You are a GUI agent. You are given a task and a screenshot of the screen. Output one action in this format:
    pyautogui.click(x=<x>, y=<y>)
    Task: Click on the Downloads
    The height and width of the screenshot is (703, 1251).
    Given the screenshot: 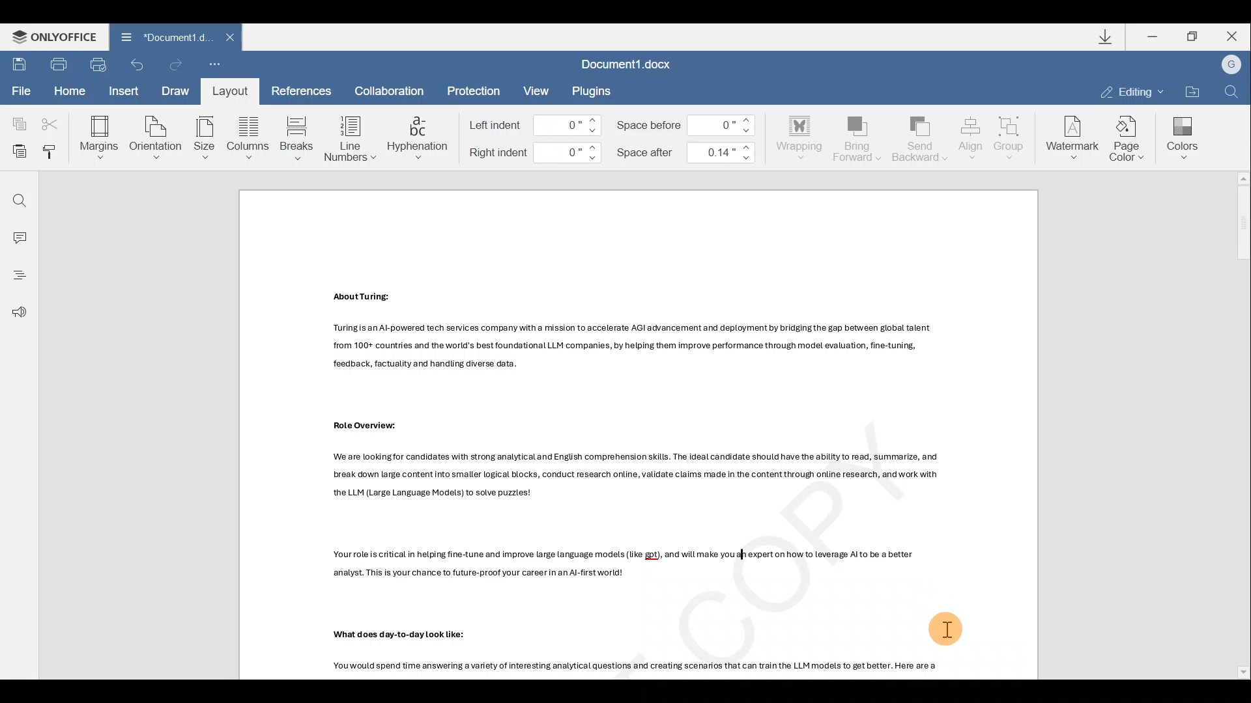 What is the action you would take?
    pyautogui.click(x=1110, y=38)
    